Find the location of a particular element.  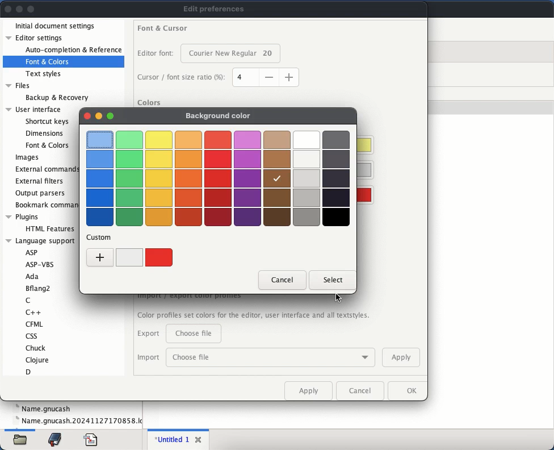

Dimensions is located at coordinates (44, 132).